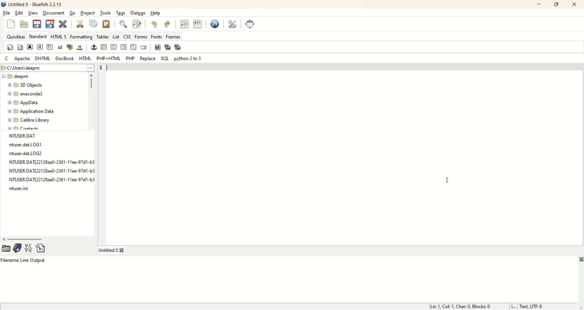 The width and height of the screenshot is (584, 310). I want to click on title, so click(37, 4).